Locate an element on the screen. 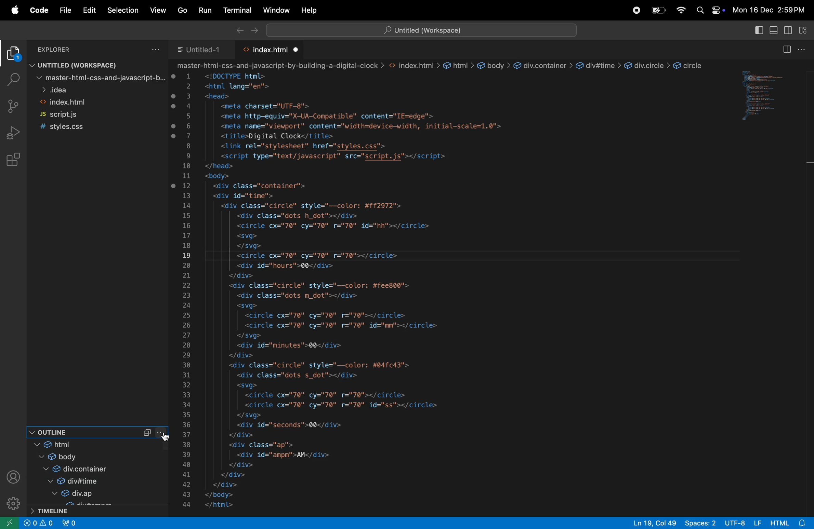 This screenshot has height=529, width=814. body is located at coordinates (88, 457).